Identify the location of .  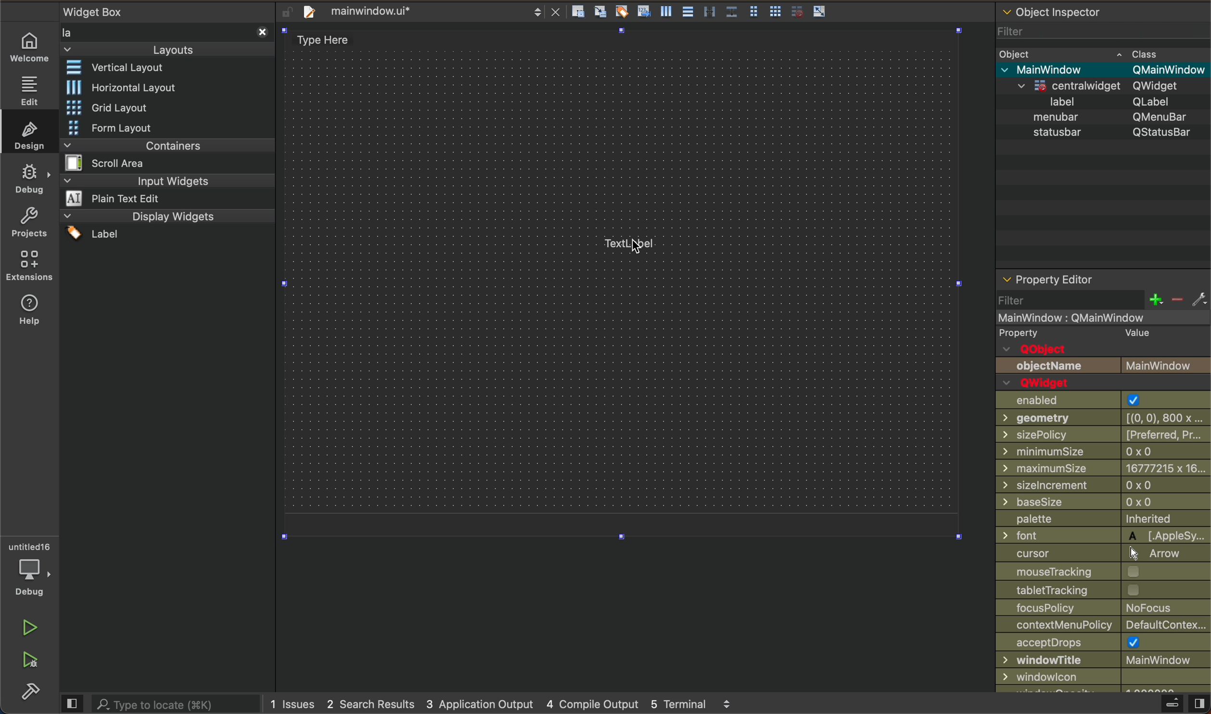
(1076, 590).